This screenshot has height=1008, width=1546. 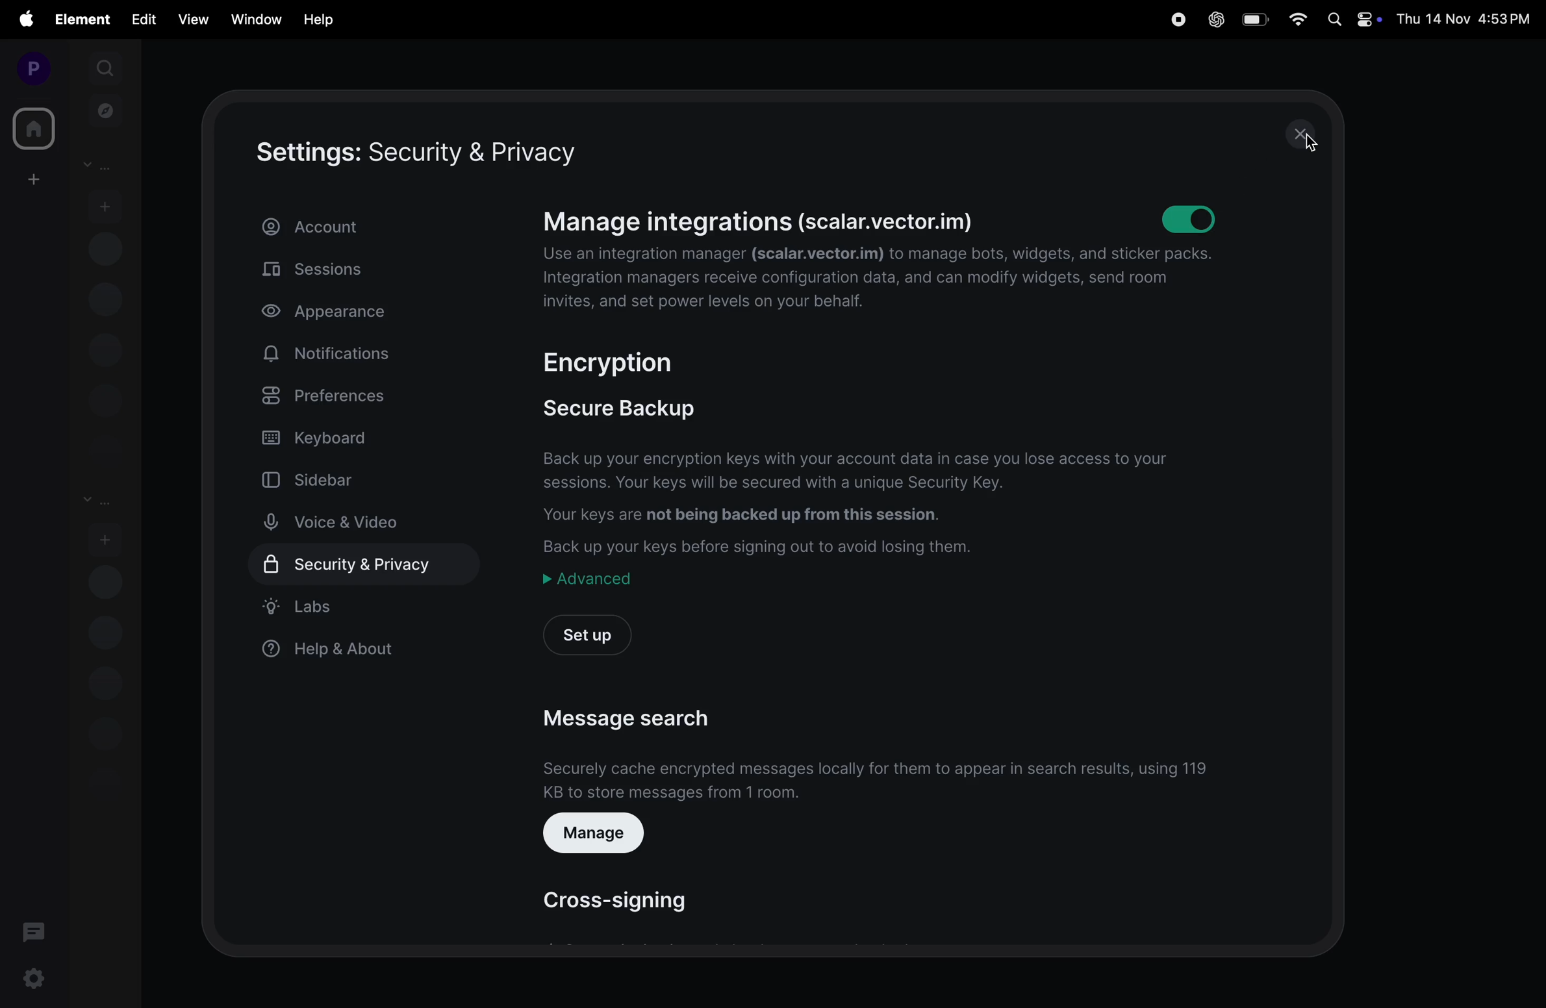 I want to click on cursor, so click(x=1311, y=144).